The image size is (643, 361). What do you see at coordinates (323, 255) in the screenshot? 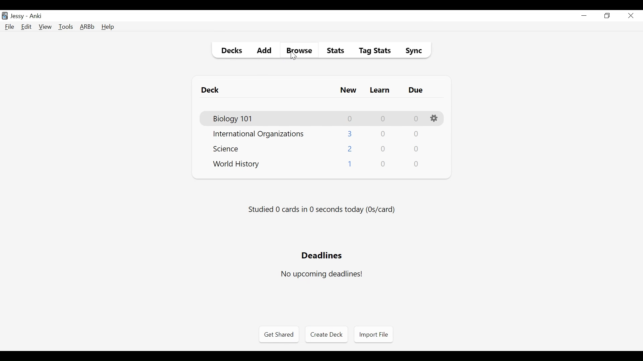
I see `Deadlines` at bounding box center [323, 255].